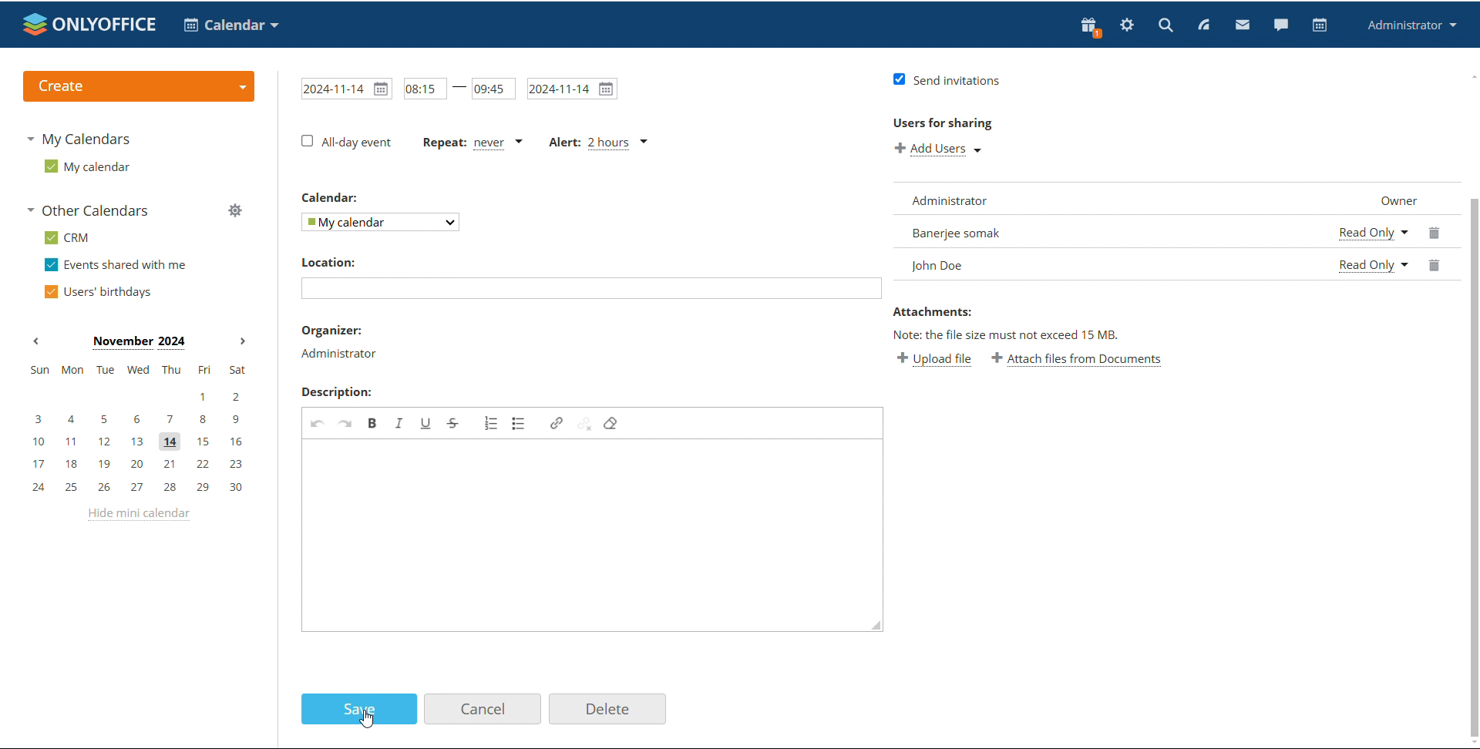  I want to click on attach file from documents, so click(1078, 361).